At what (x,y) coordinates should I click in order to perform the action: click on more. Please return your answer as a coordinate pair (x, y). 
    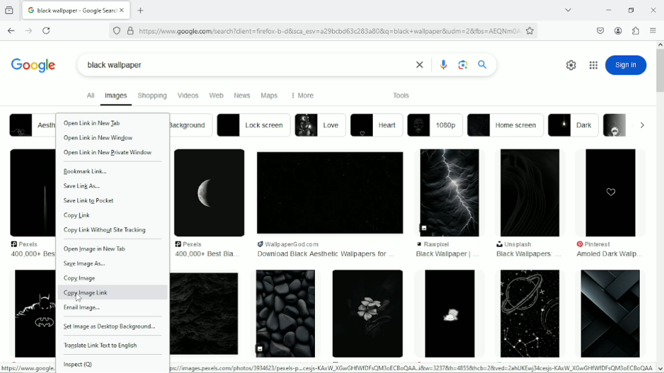
    Looking at the image, I should click on (301, 95).